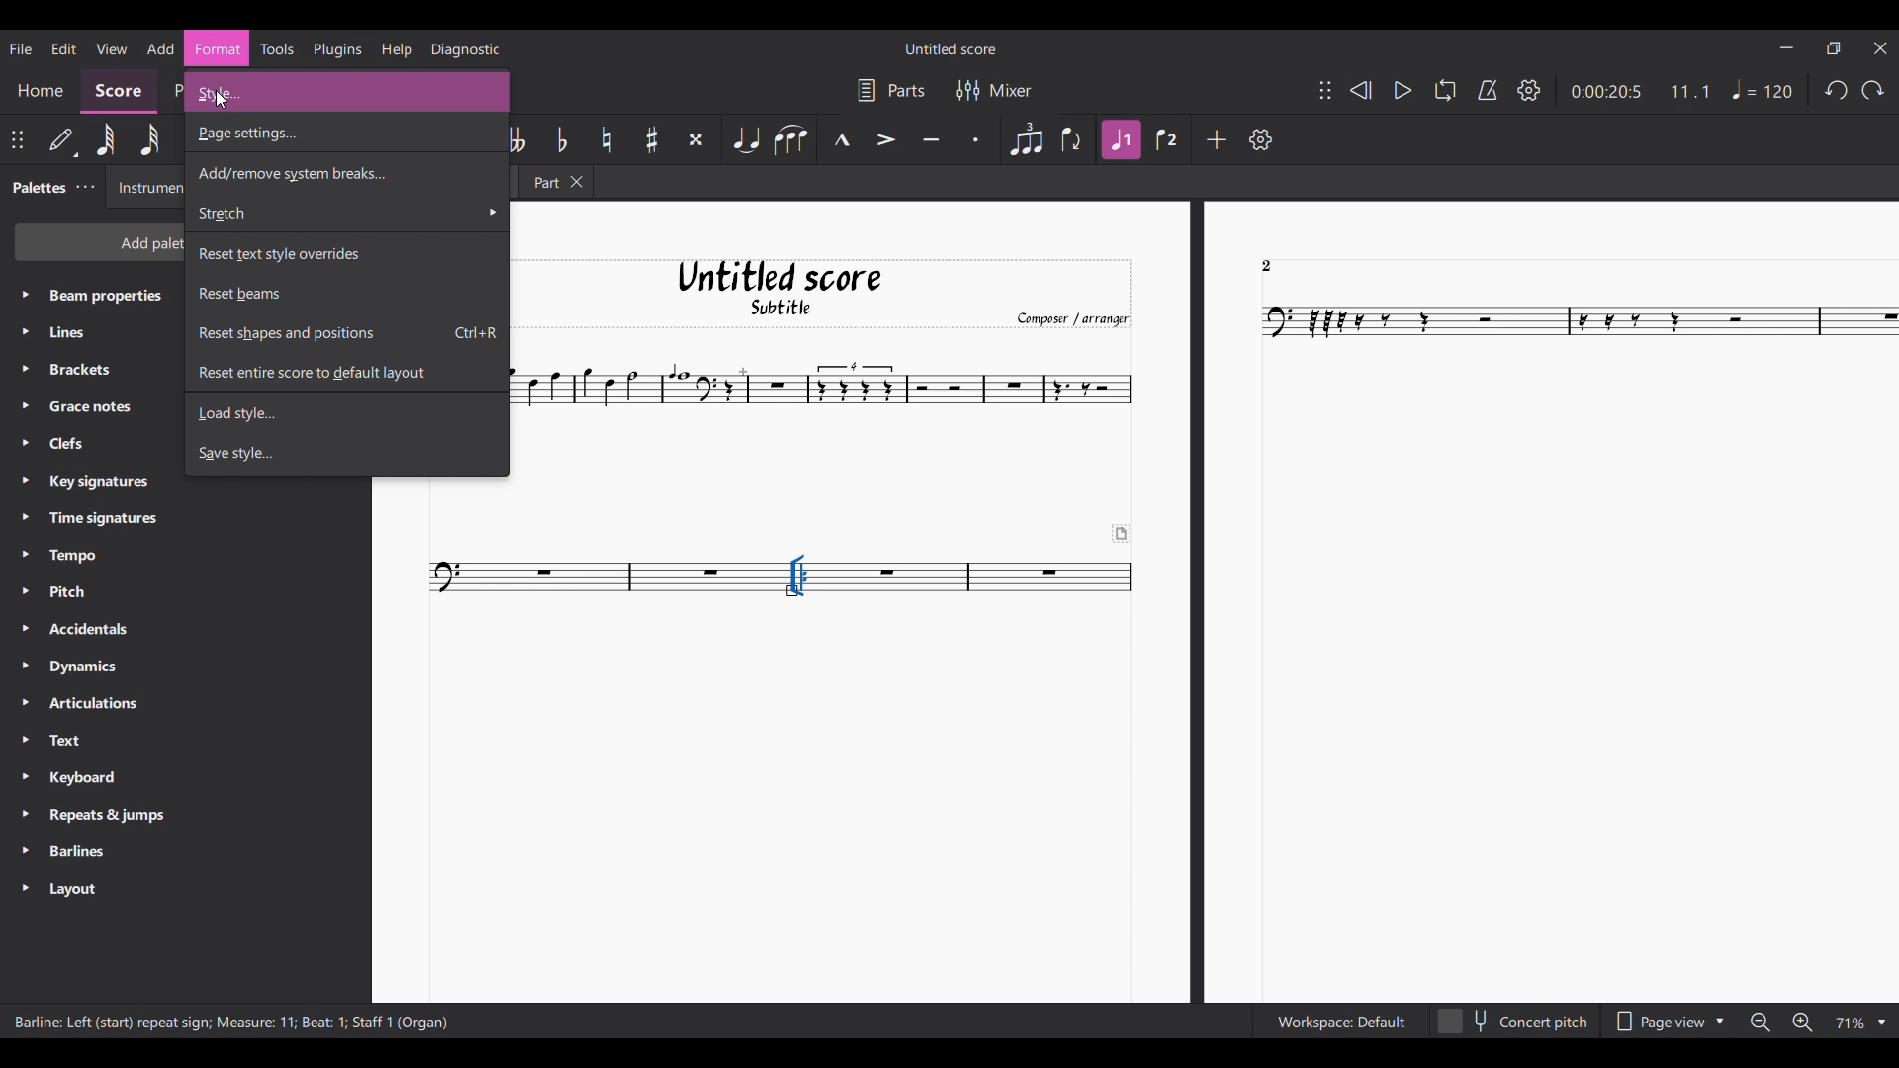 This screenshot has height=1068, width=1899. Describe the element at coordinates (1218, 139) in the screenshot. I see `Add` at that location.